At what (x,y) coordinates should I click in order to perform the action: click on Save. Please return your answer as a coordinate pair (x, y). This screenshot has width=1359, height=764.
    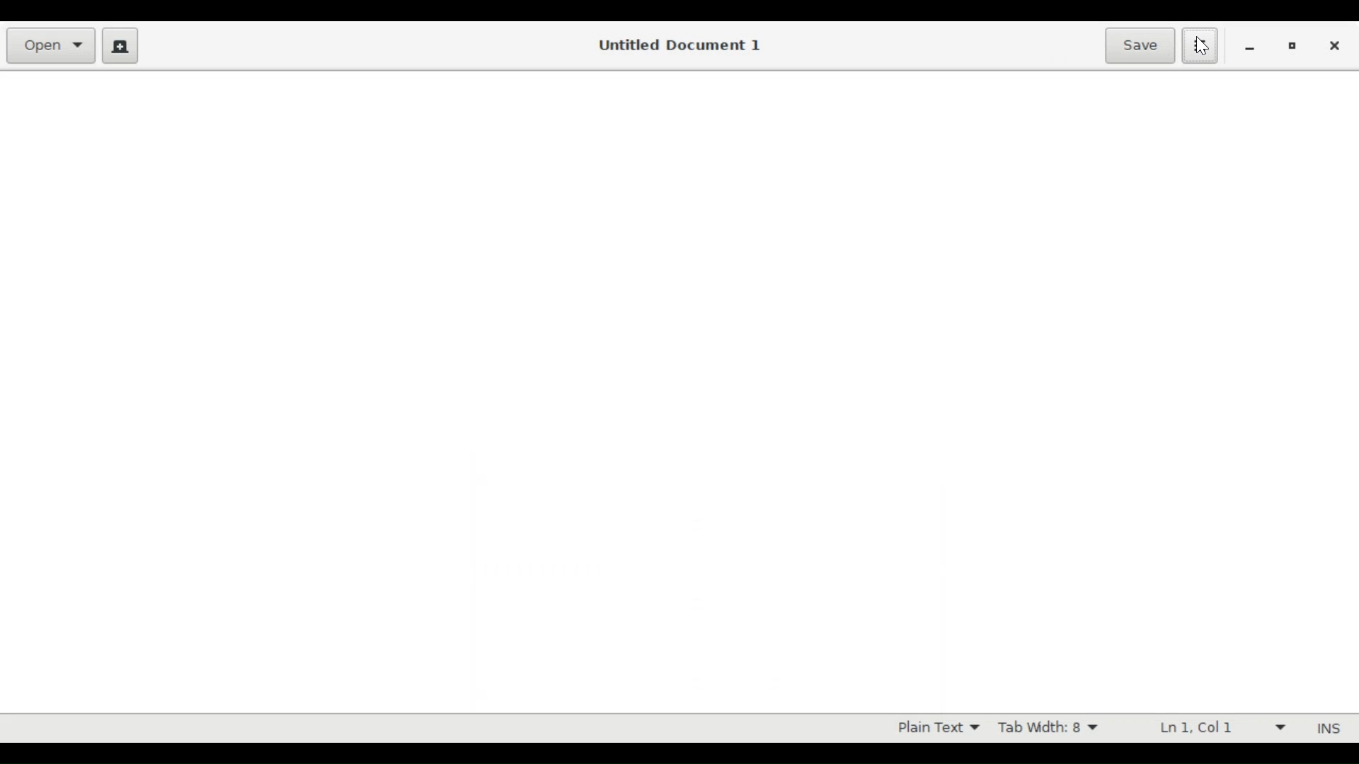
    Looking at the image, I should click on (1140, 45).